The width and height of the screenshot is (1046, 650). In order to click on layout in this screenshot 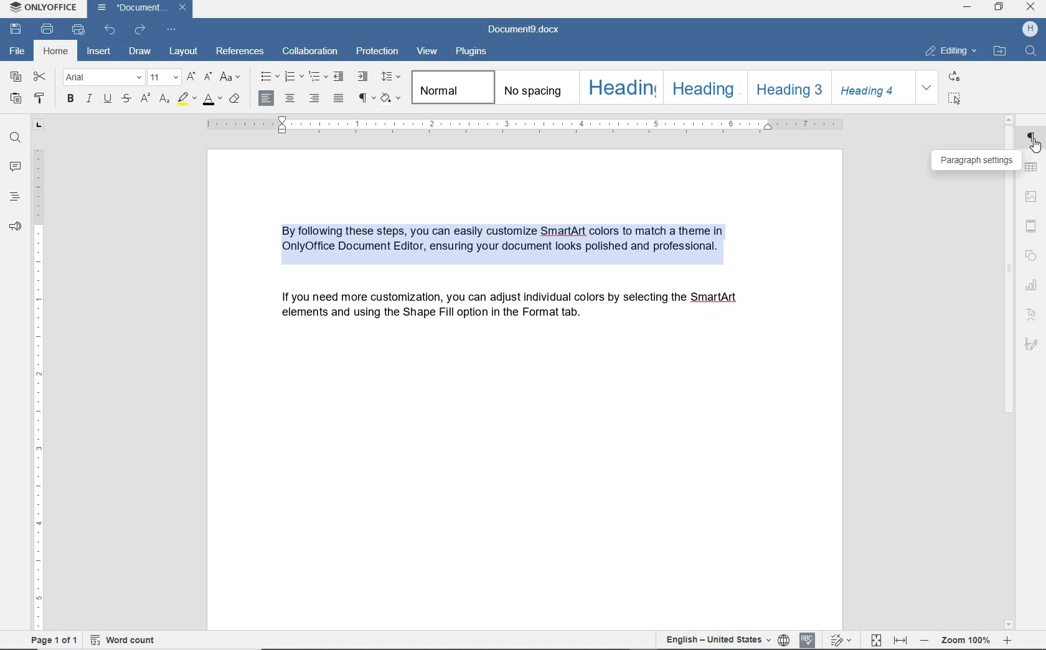, I will do `click(182, 50)`.